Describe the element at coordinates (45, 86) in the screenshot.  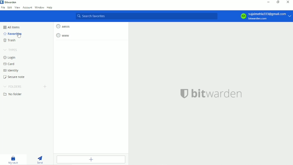
I see `Create folder` at that location.